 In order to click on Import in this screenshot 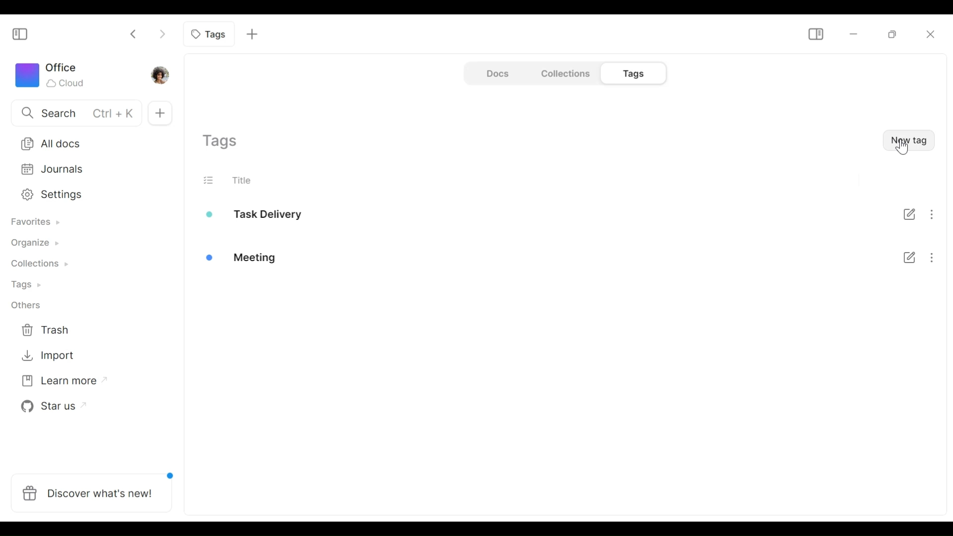, I will do `click(51, 357)`.